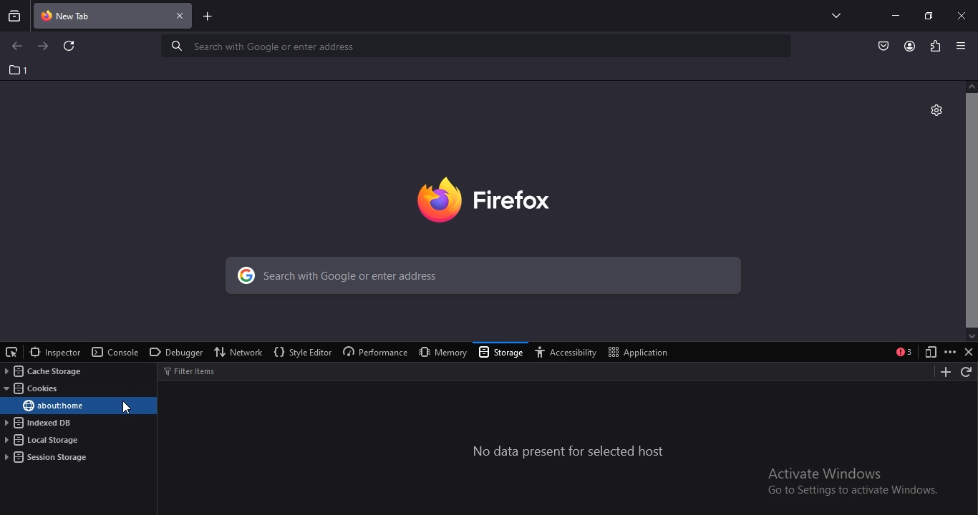 The width and height of the screenshot is (978, 515). Describe the element at coordinates (52, 406) in the screenshot. I see `about:home` at that location.